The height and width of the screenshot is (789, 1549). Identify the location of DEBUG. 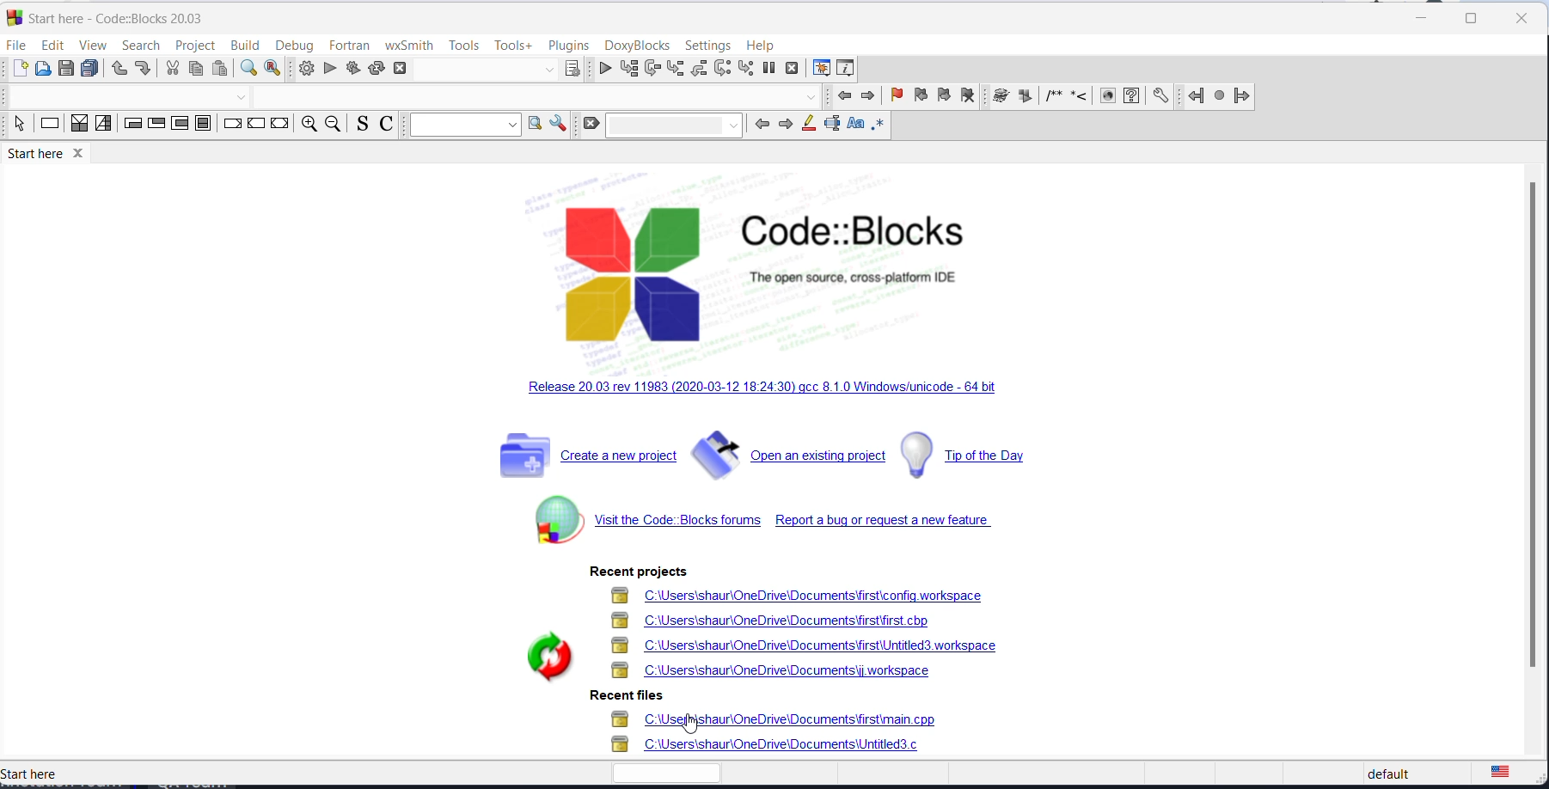
(601, 70).